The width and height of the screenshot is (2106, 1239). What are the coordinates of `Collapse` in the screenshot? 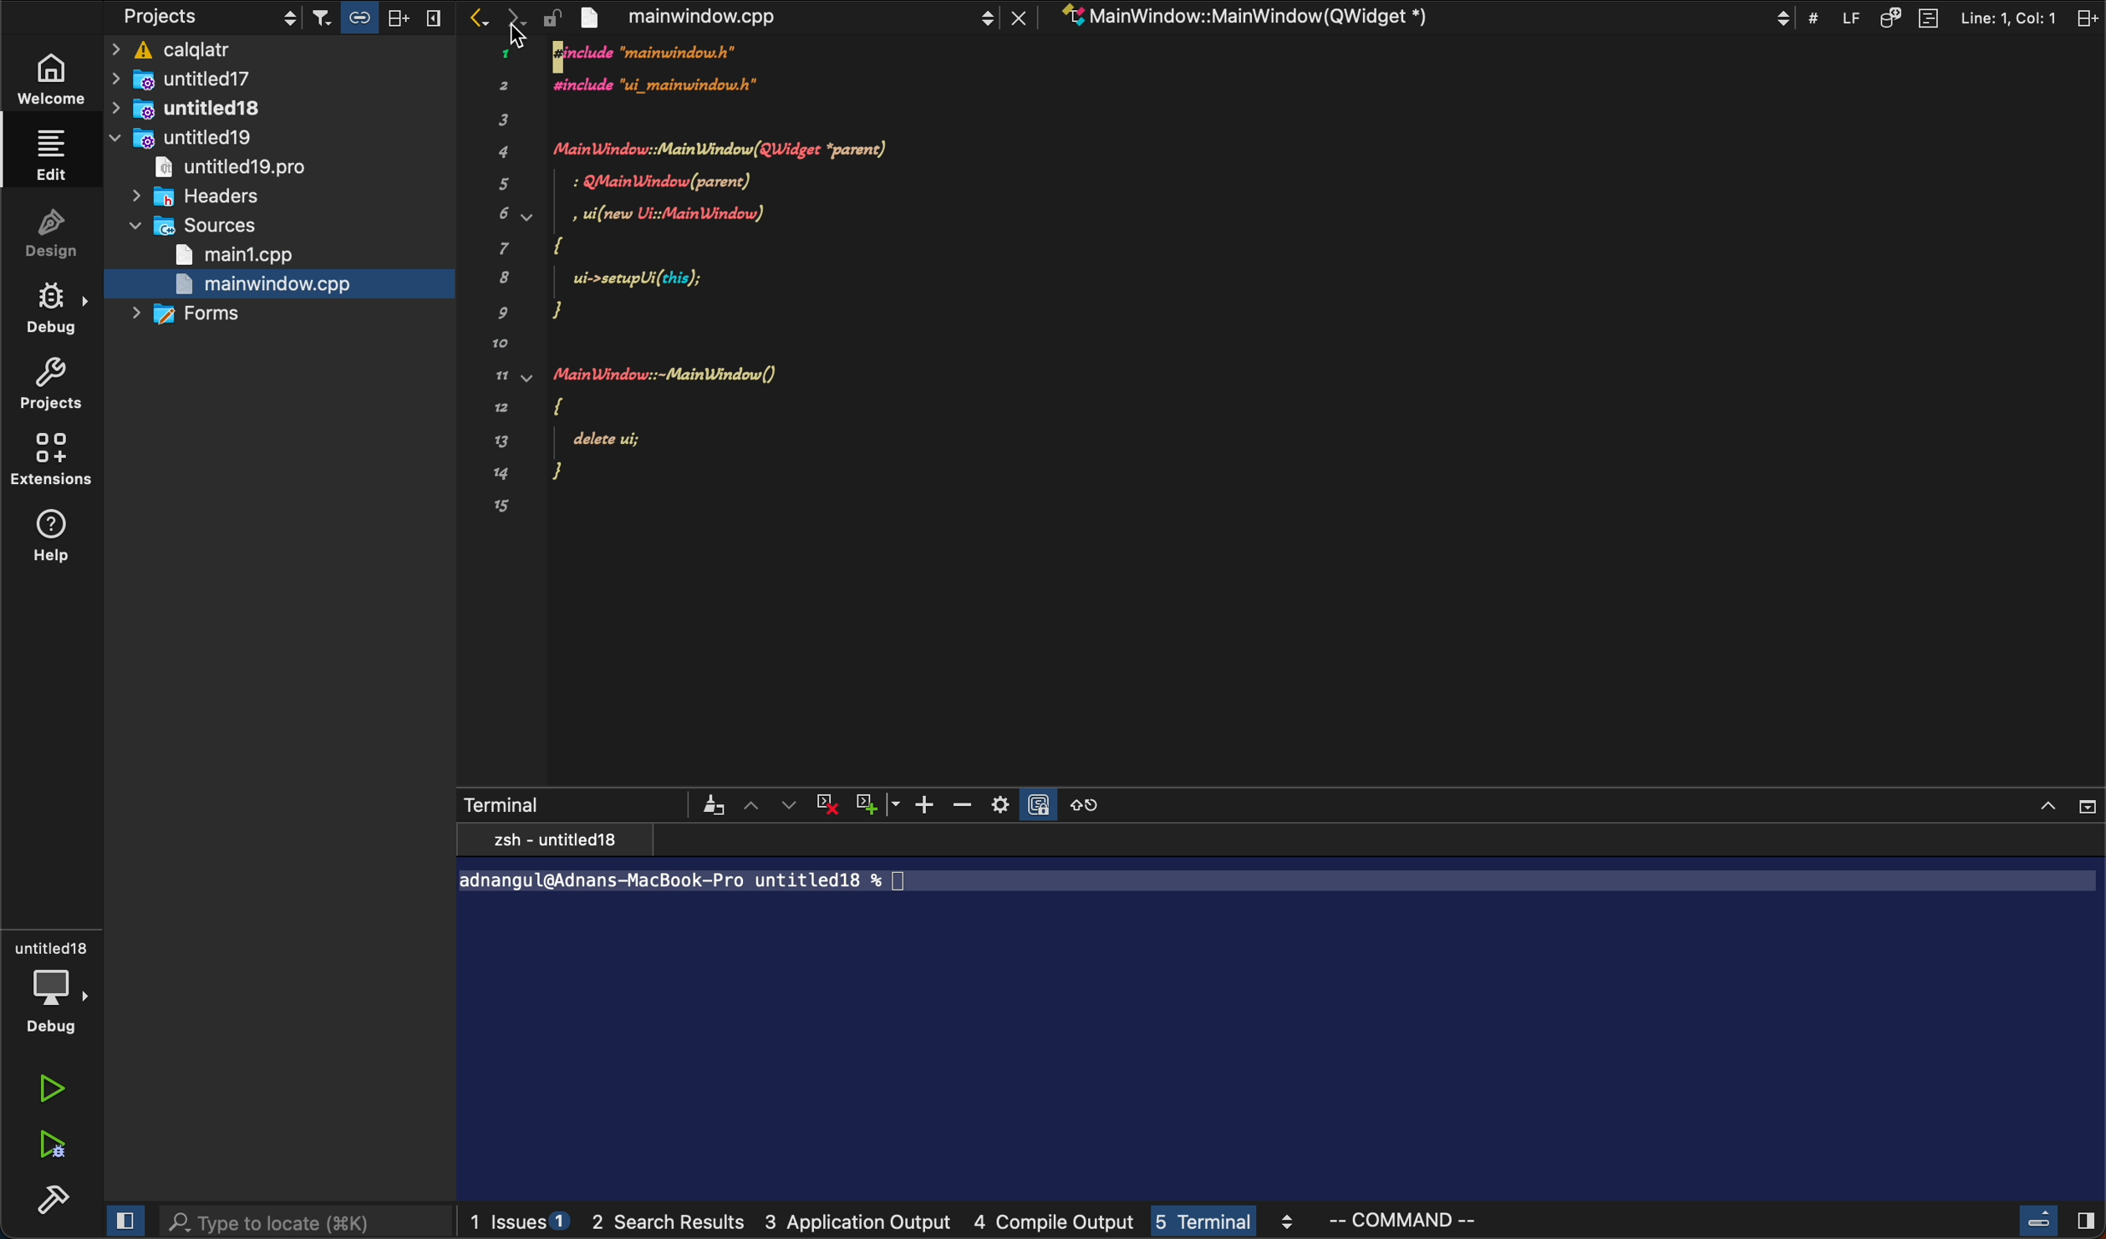 It's located at (2087, 807).